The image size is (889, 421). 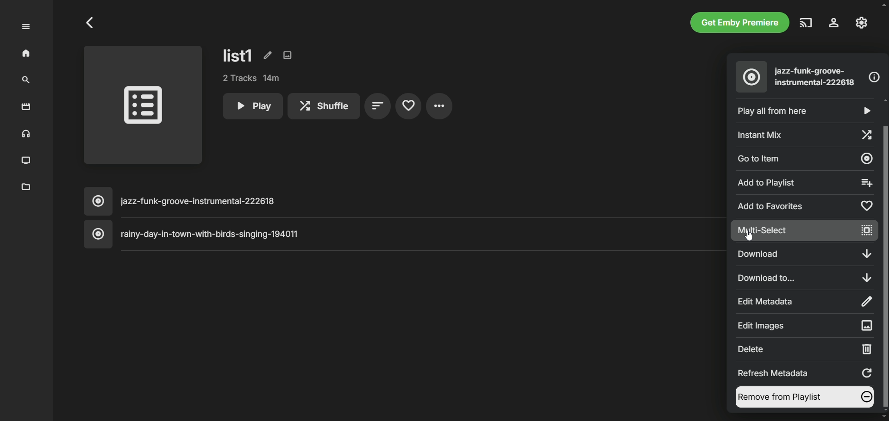 I want to click on music title, so click(x=403, y=234).